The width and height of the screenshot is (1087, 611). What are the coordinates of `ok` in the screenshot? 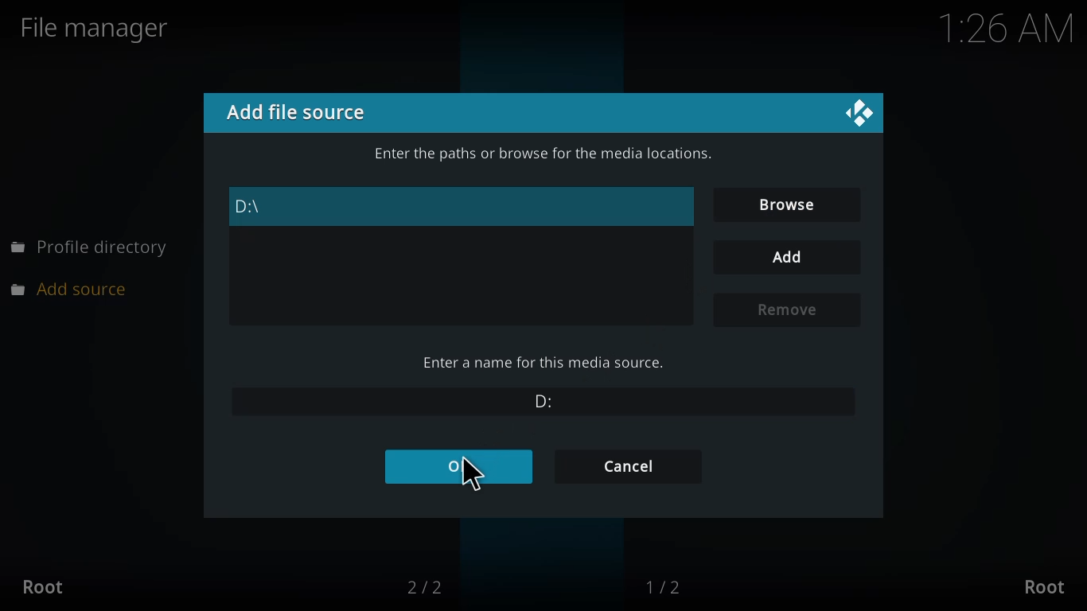 It's located at (459, 467).